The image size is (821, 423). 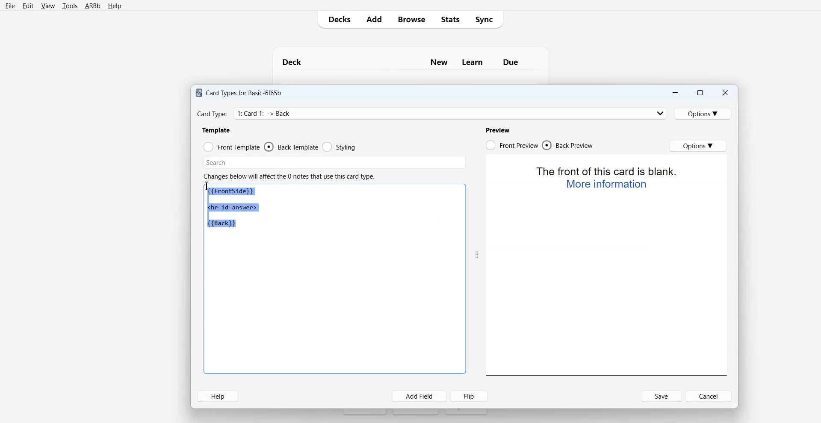 I want to click on Edit, so click(x=27, y=6).